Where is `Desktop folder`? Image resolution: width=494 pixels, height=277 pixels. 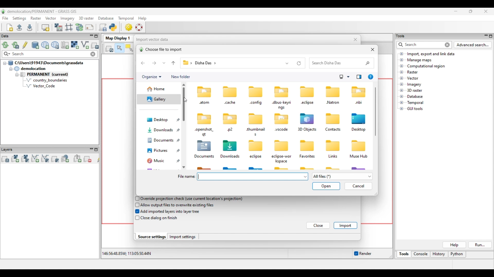 Desktop folder is located at coordinates (159, 120).